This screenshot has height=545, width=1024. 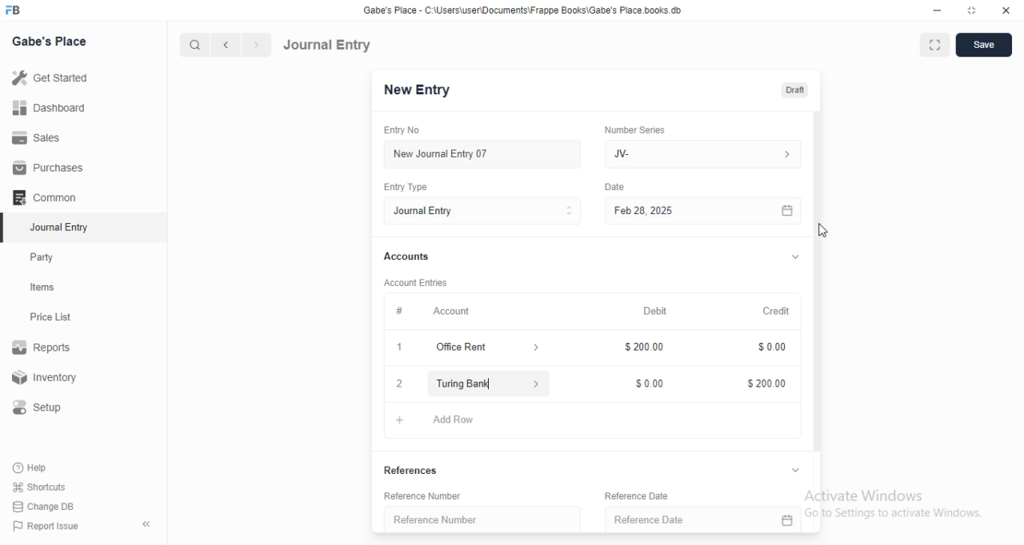 What do you see at coordinates (430, 312) in the screenshot?
I see `# Account` at bounding box center [430, 312].